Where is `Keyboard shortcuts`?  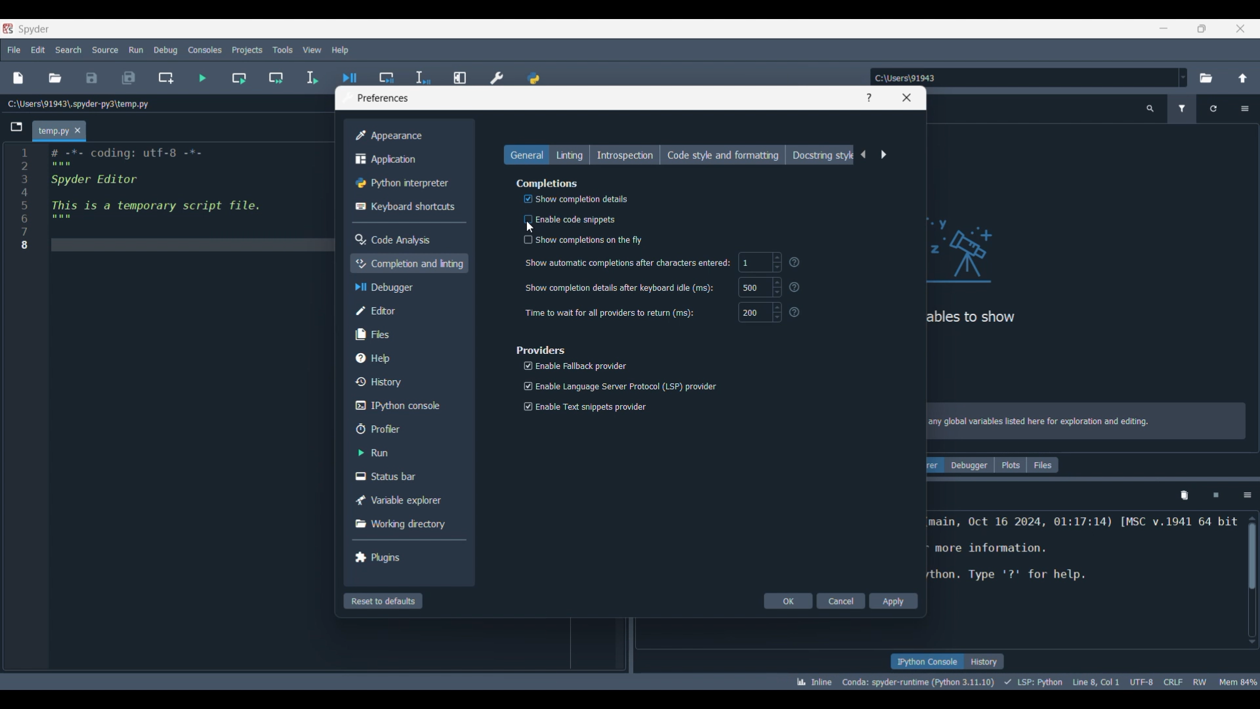
Keyboard shortcuts is located at coordinates (406, 207).